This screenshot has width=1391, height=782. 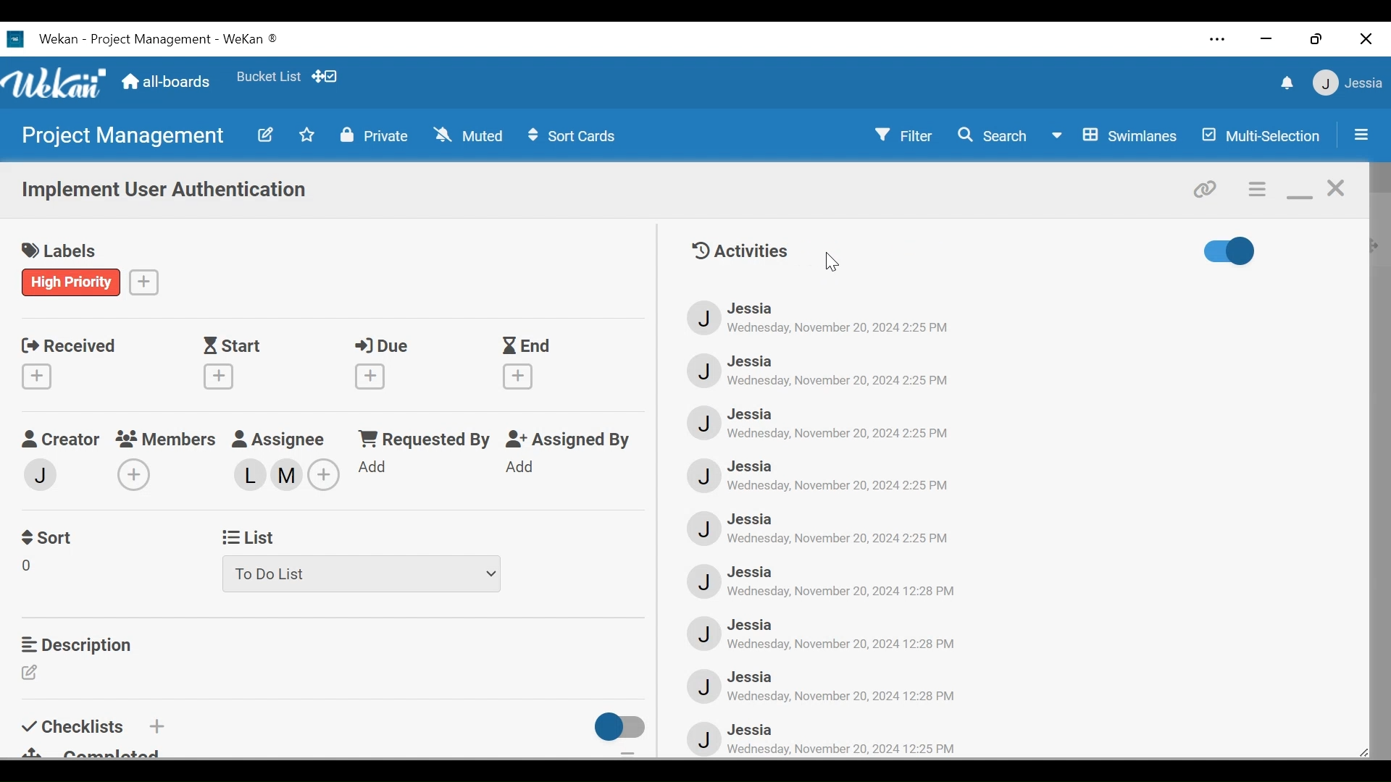 What do you see at coordinates (29, 566) in the screenshot?
I see `Sort Field` at bounding box center [29, 566].